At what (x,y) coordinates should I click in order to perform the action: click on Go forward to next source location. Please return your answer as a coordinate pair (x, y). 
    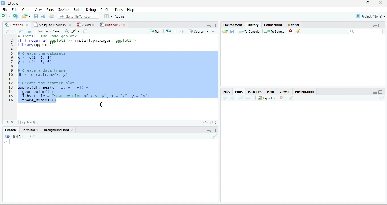
    Looking at the image, I should click on (12, 32).